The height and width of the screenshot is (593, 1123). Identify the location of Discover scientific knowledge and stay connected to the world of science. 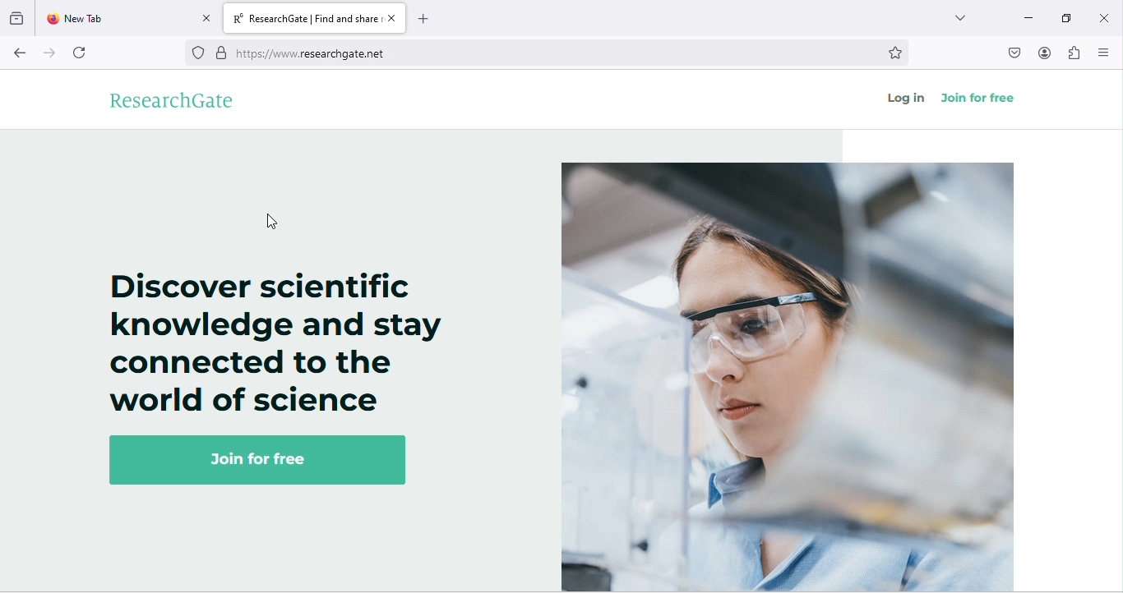
(271, 340).